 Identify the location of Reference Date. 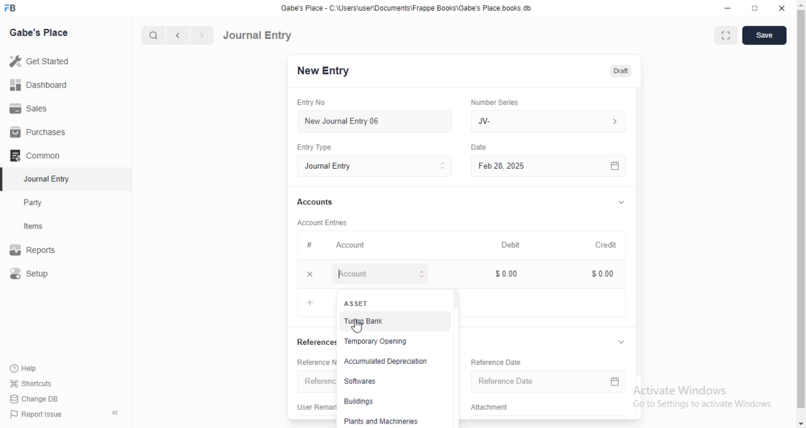
(508, 361).